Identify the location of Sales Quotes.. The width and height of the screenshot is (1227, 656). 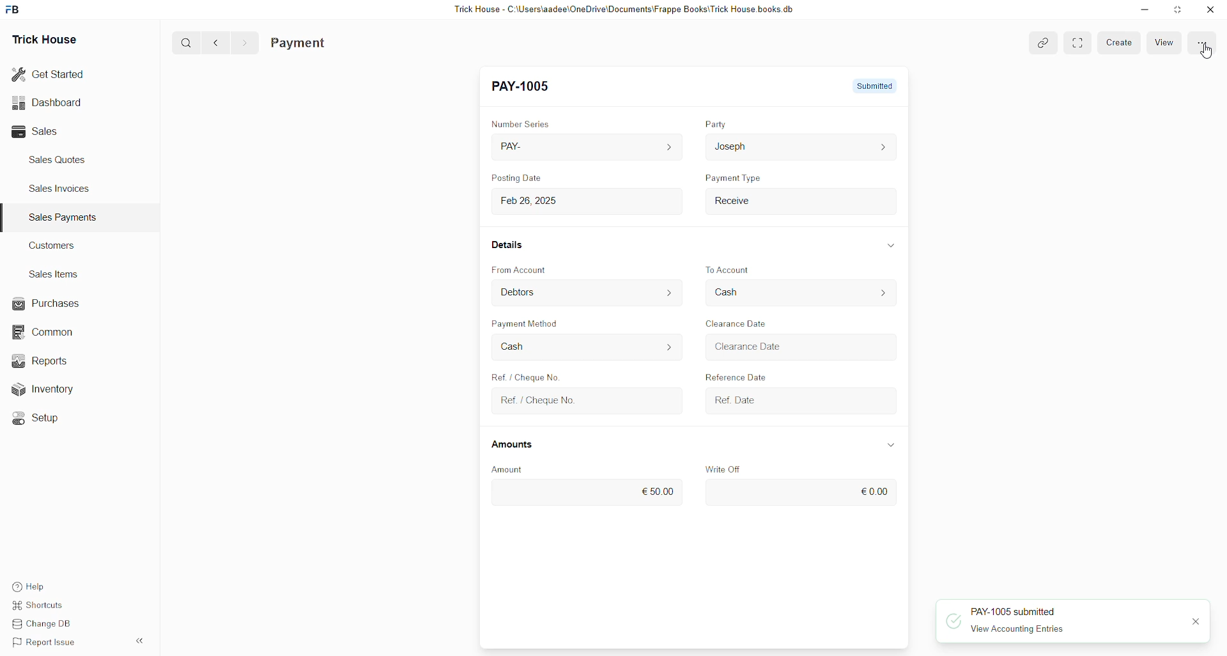
(59, 159).